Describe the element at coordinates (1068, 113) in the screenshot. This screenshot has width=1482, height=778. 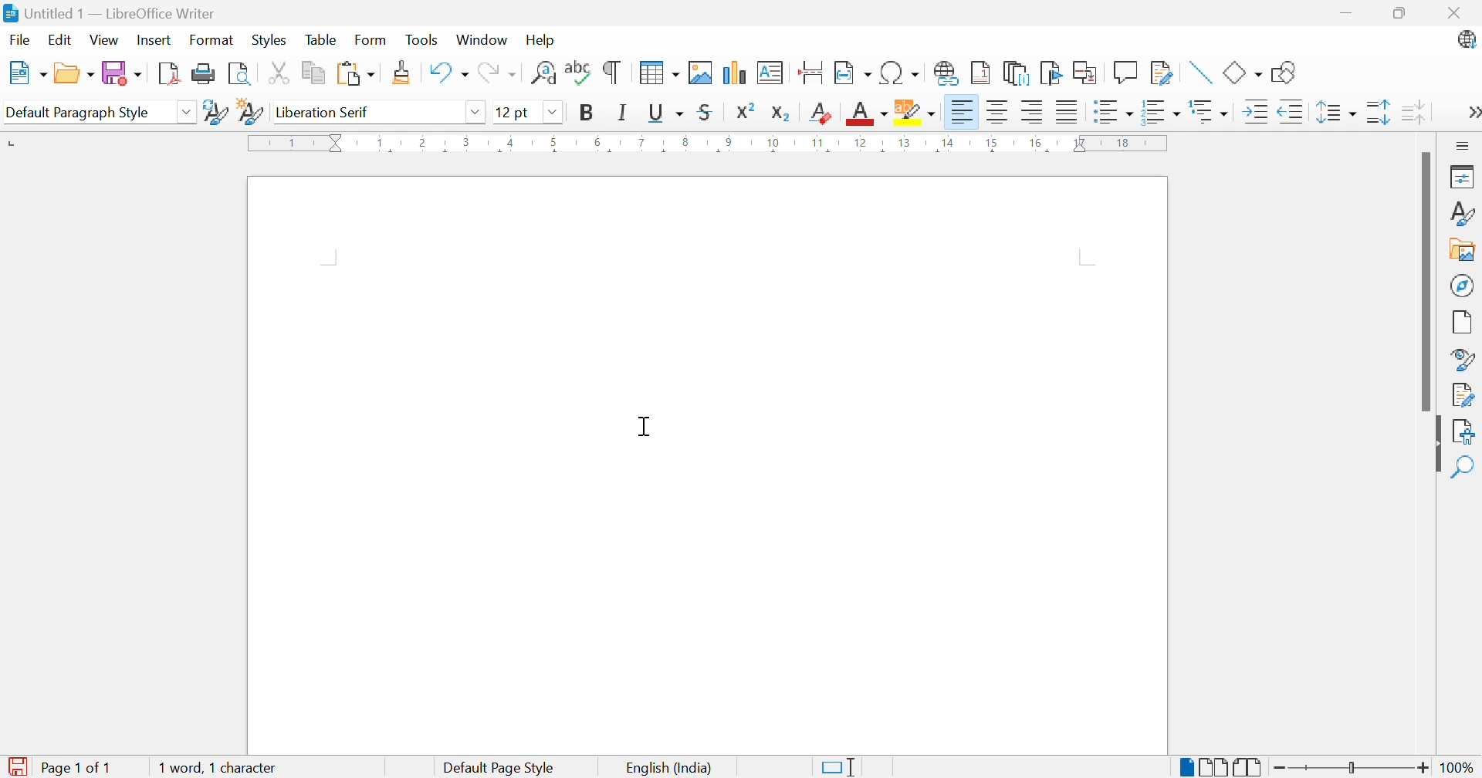
I see `Justified` at that location.